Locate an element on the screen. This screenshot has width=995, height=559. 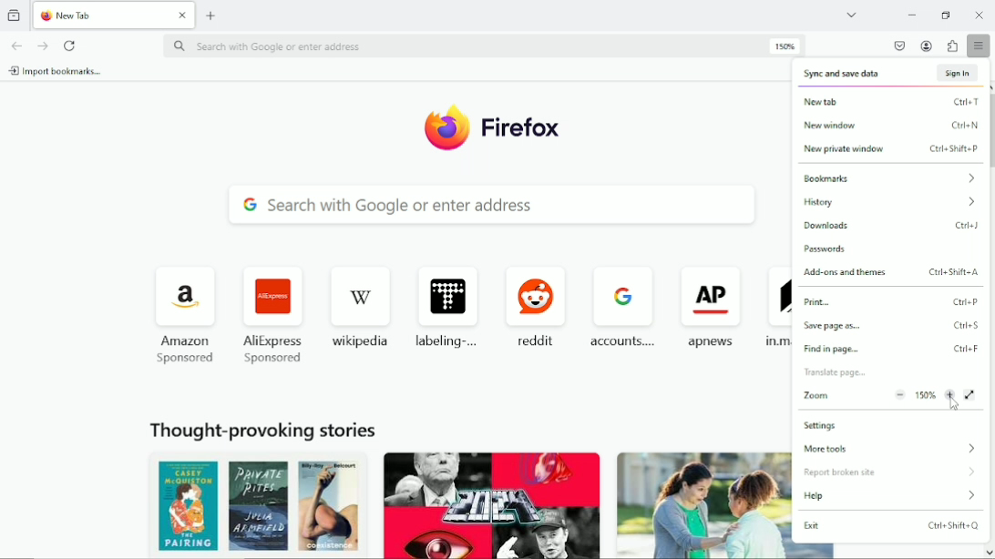
Print is located at coordinates (892, 302).